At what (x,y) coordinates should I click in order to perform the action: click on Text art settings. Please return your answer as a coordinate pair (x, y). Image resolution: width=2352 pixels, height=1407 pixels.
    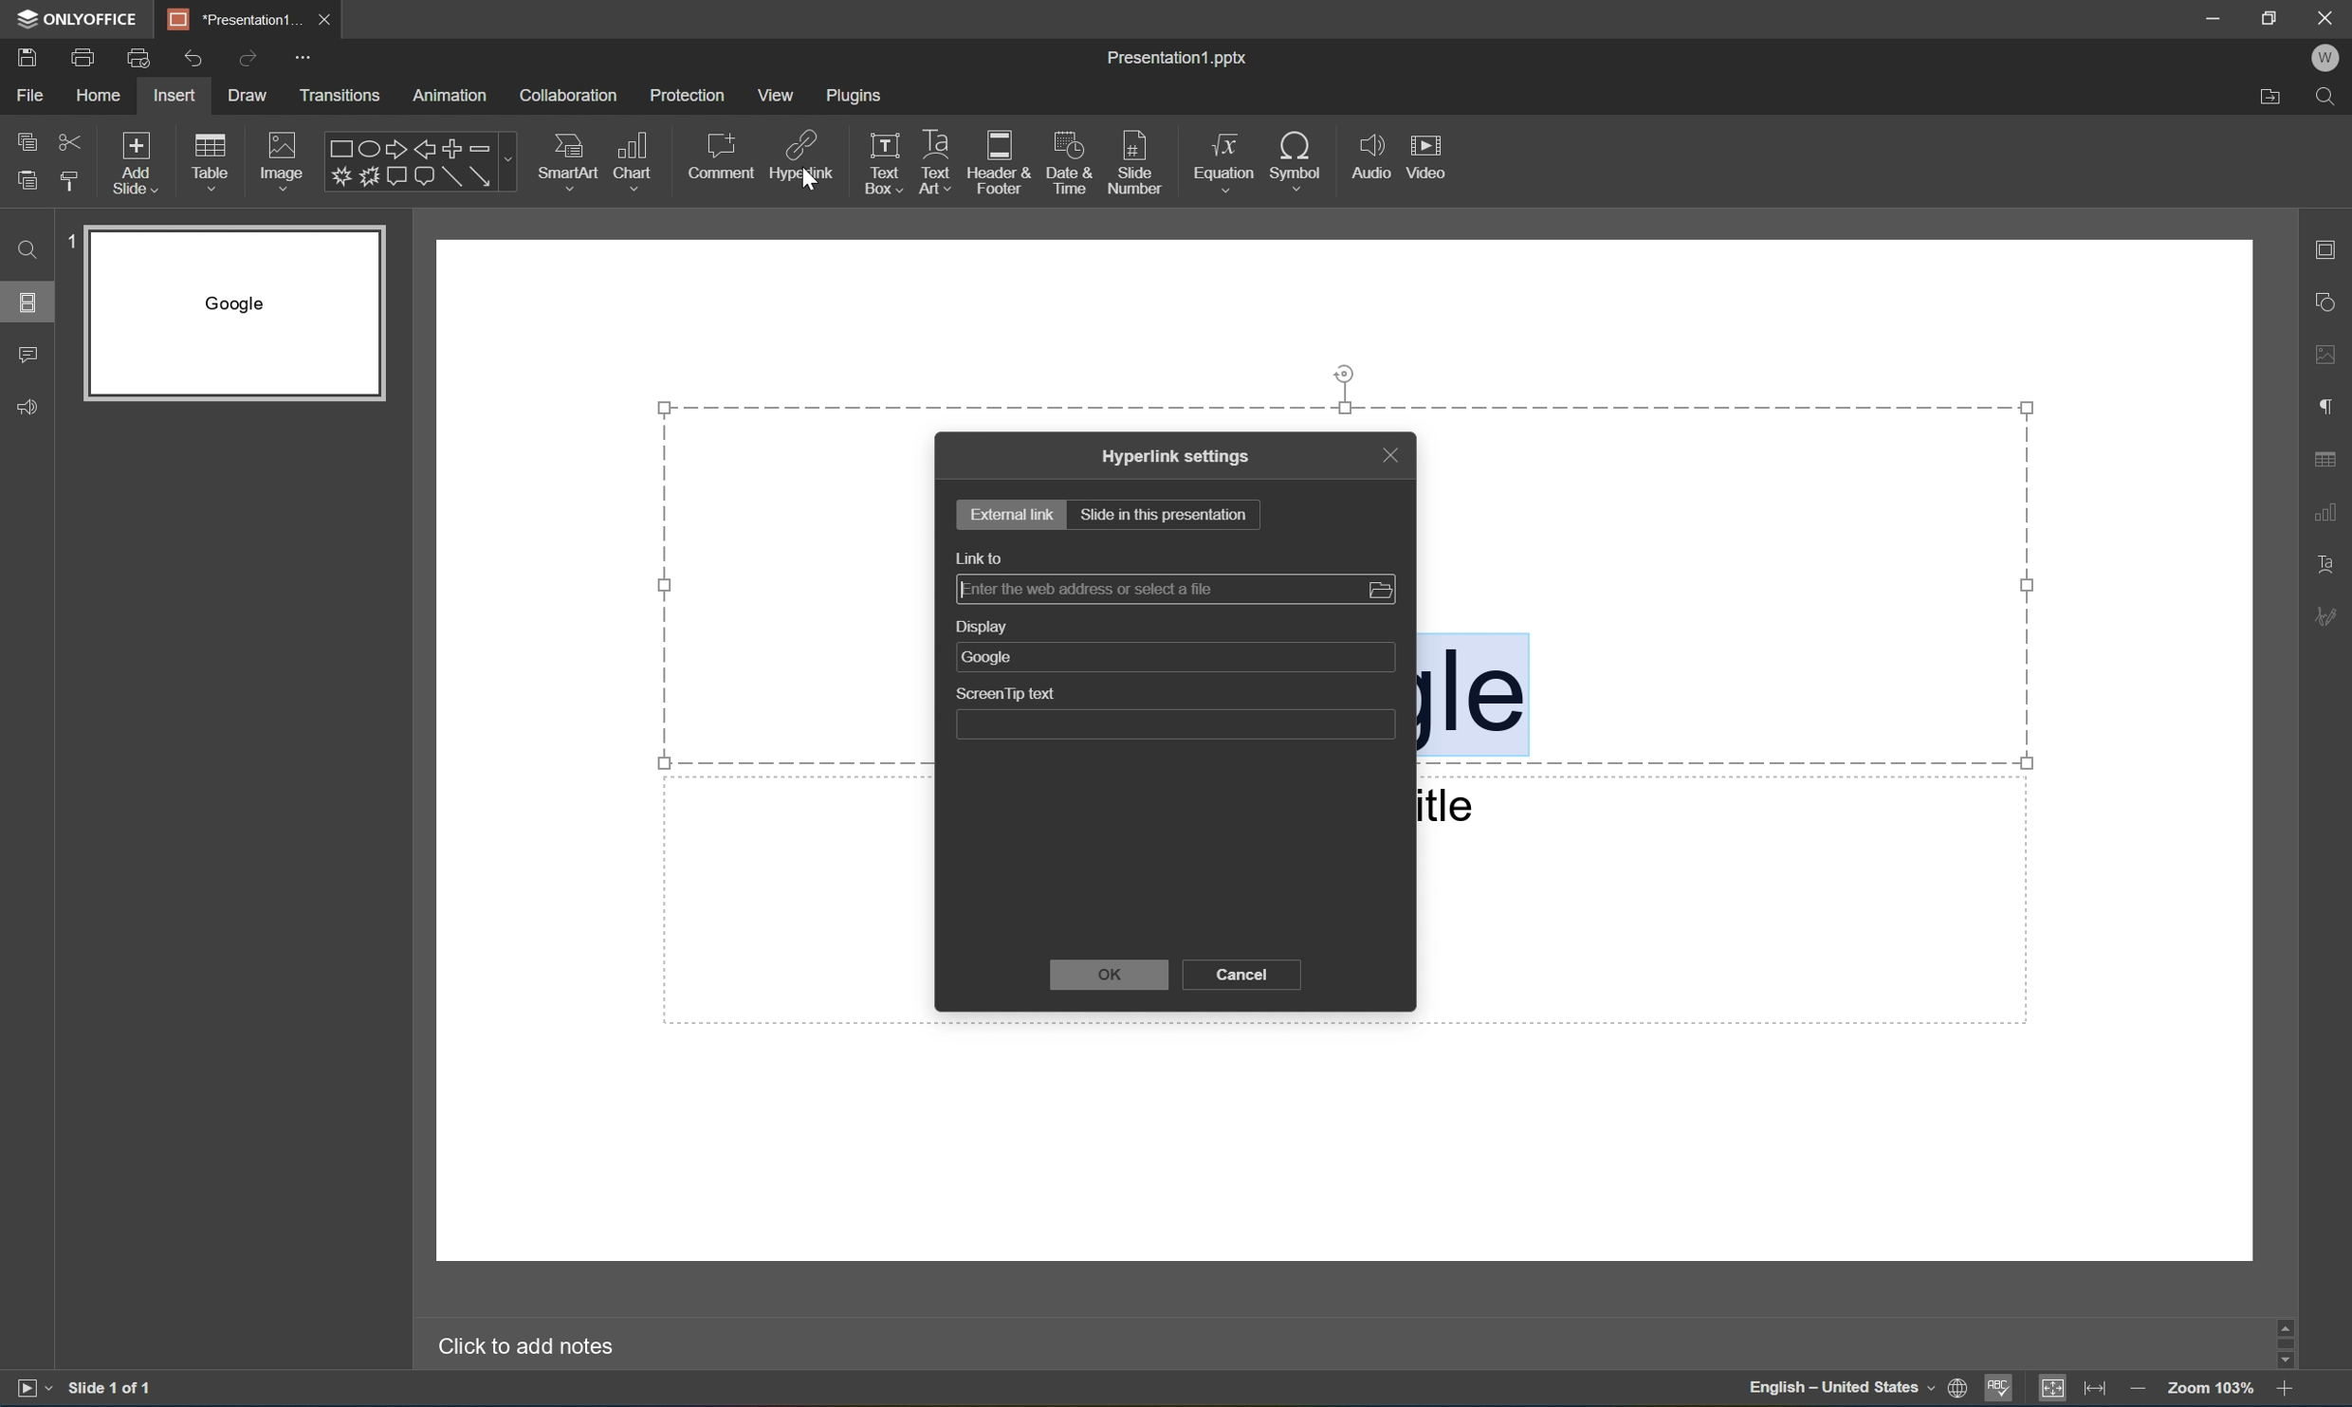
    Looking at the image, I should click on (2333, 561).